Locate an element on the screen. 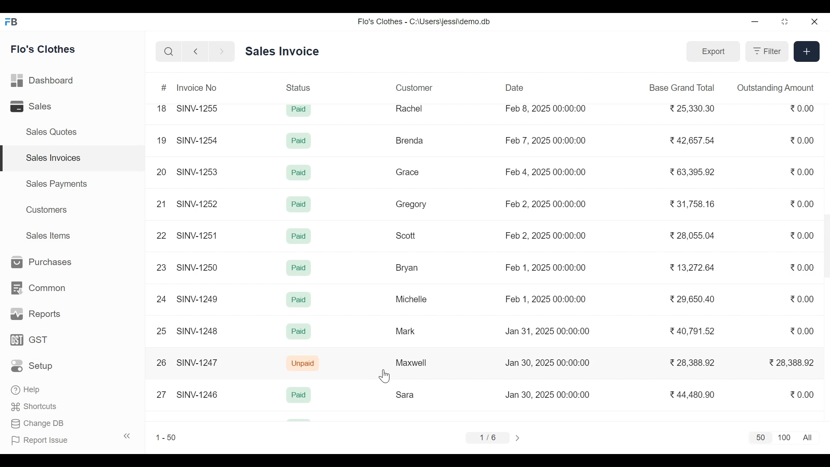 The width and height of the screenshot is (830, 467). 0.00 is located at coordinates (803, 172).